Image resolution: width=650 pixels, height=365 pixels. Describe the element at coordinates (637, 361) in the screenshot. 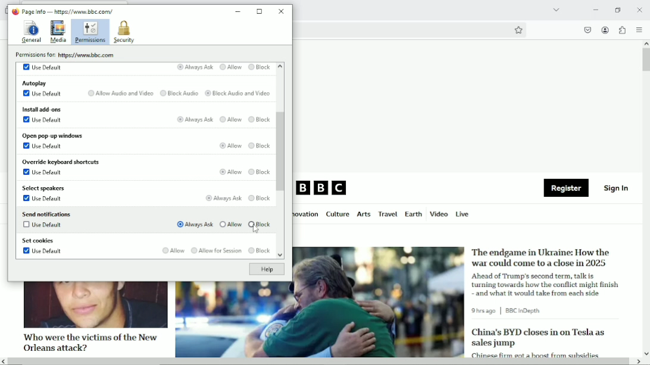

I see `scroll right` at that location.